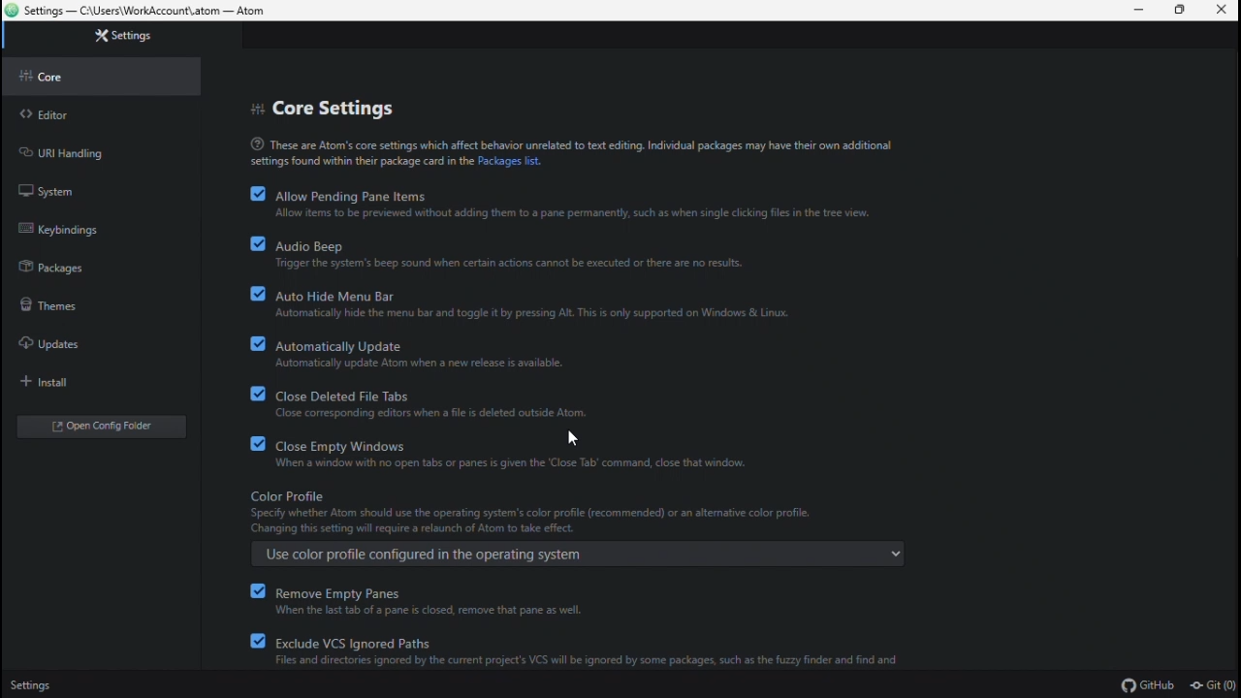 Image resolution: width=1241 pixels, height=698 pixels. Describe the element at coordinates (32, 684) in the screenshot. I see `Settings ` at that location.